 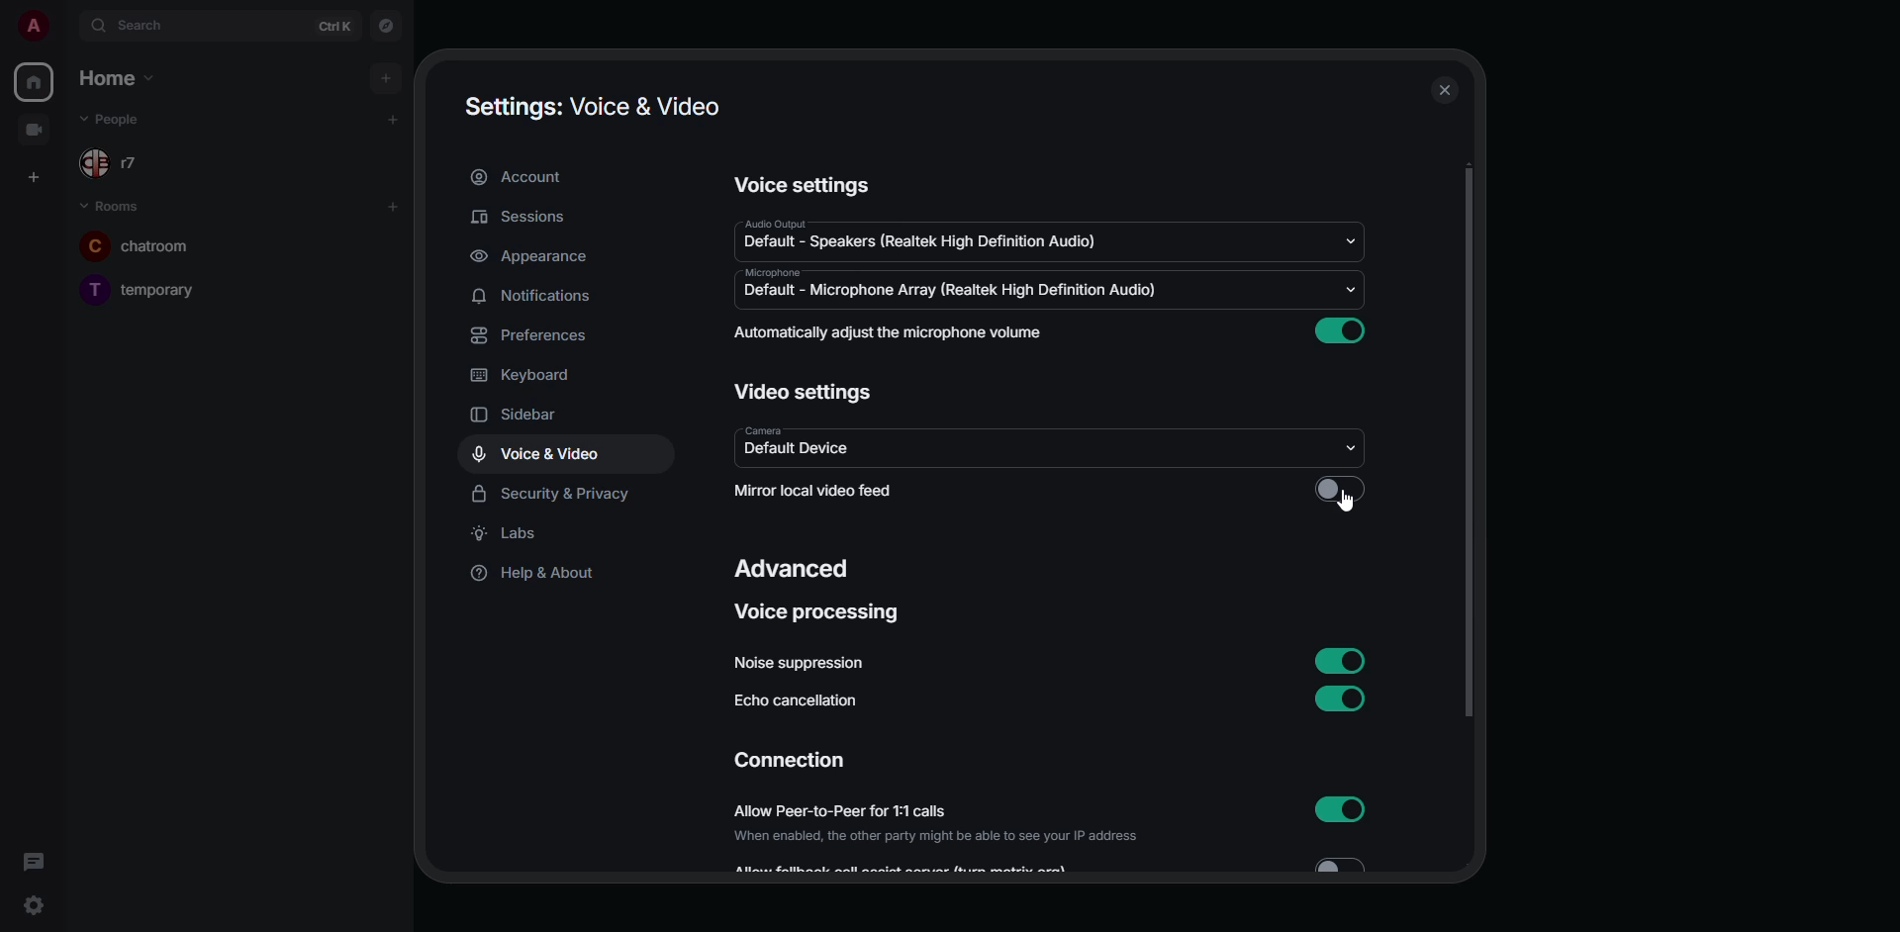 What do you see at coordinates (111, 77) in the screenshot?
I see `home` at bounding box center [111, 77].